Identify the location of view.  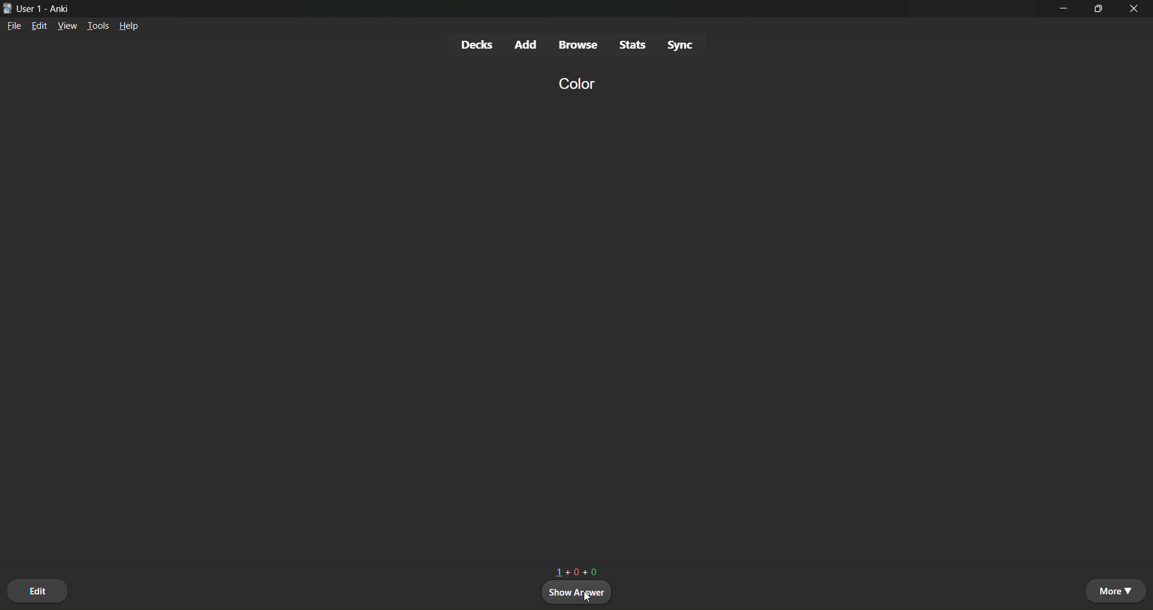
(67, 26).